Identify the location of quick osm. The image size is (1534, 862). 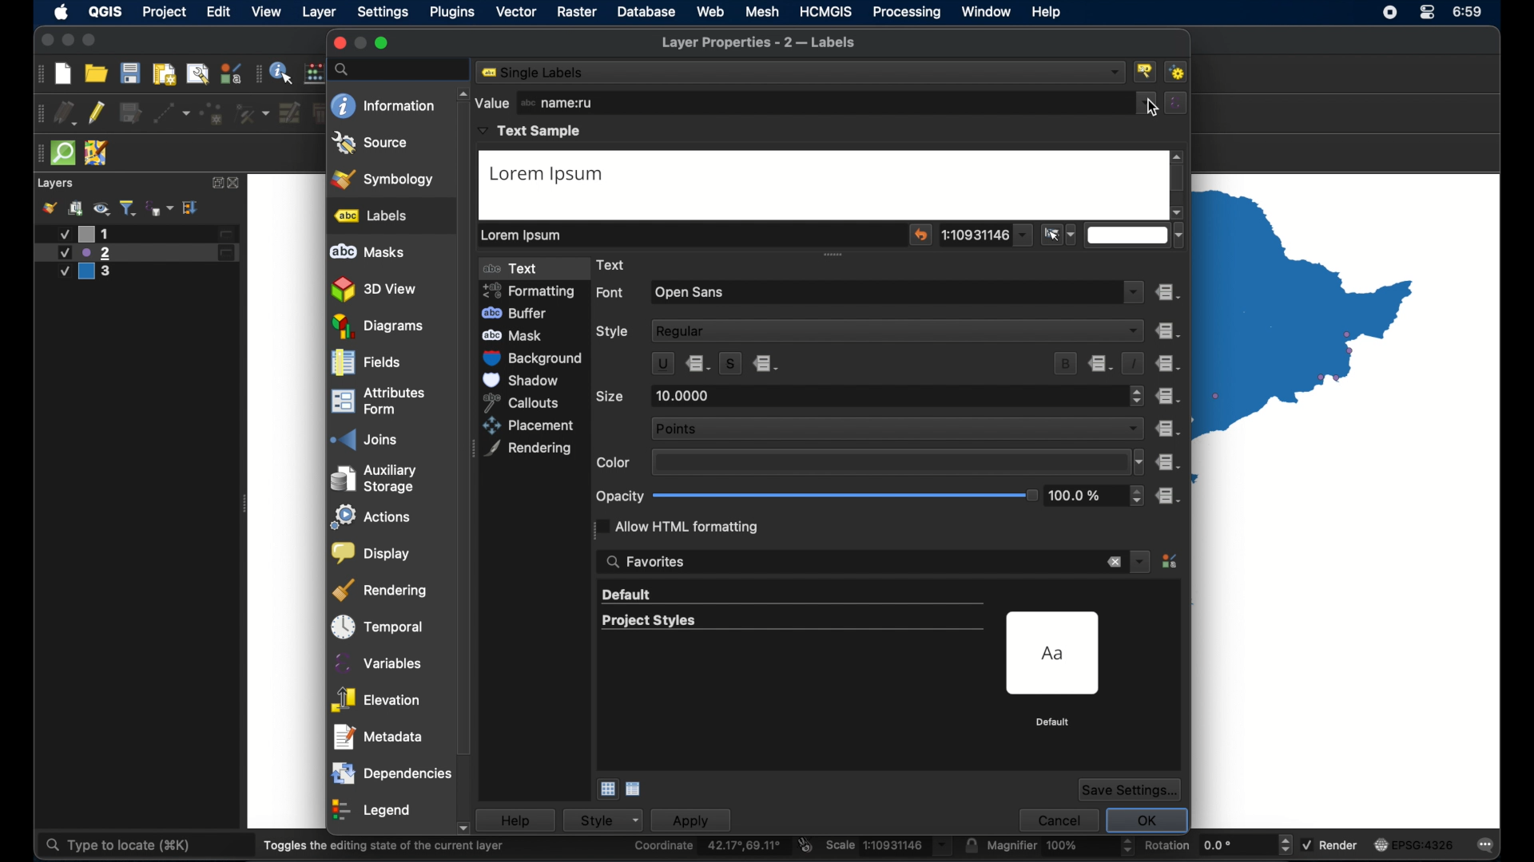
(64, 153).